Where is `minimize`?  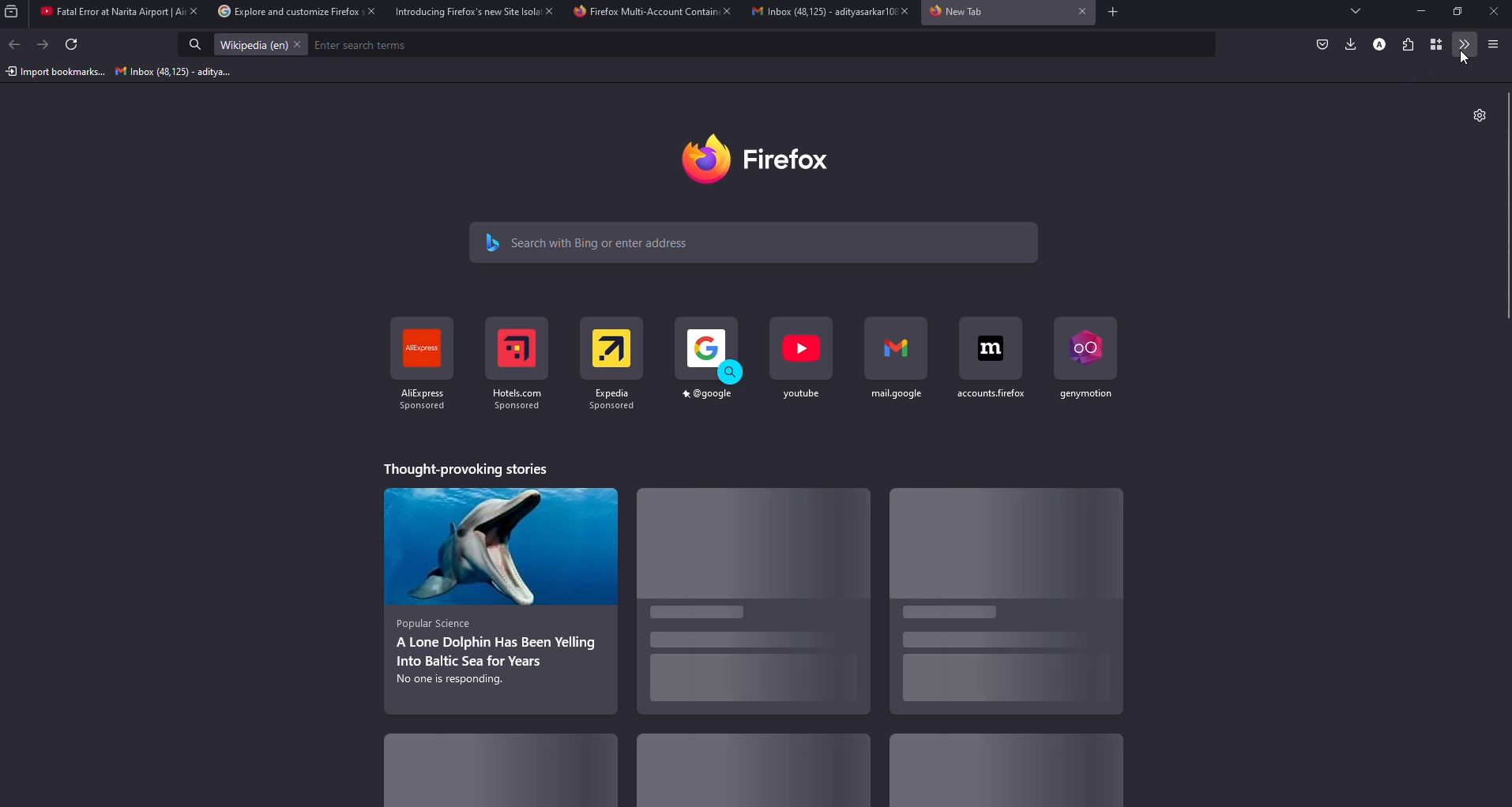 minimize is located at coordinates (1416, 11).